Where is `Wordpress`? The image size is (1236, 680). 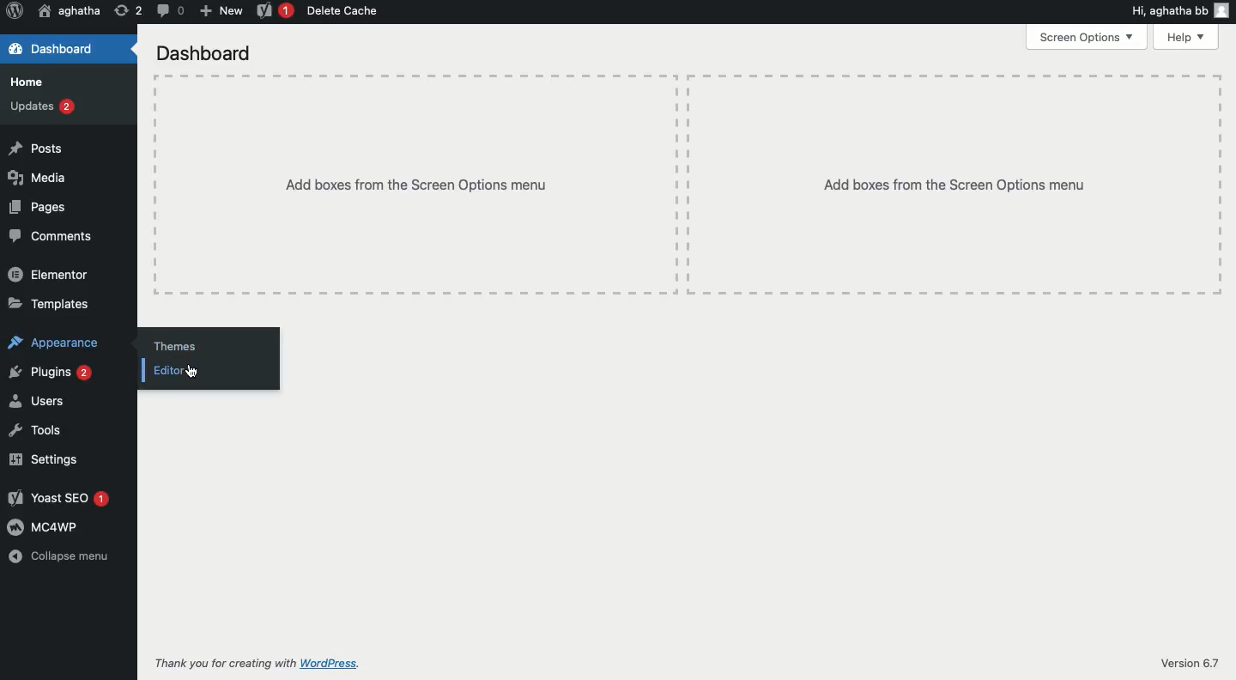 Wordpress is located at coordinates (13, 9).